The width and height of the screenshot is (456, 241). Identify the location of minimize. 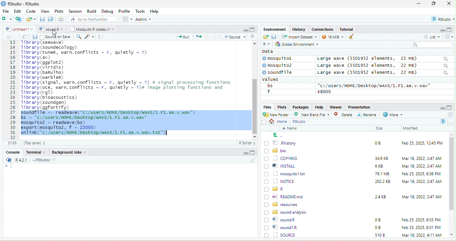
(419, 4).